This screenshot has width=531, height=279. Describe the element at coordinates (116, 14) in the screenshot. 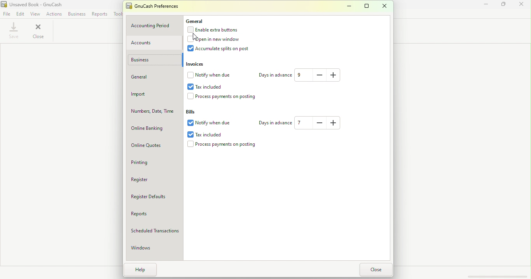

I see `Tools` at that location.